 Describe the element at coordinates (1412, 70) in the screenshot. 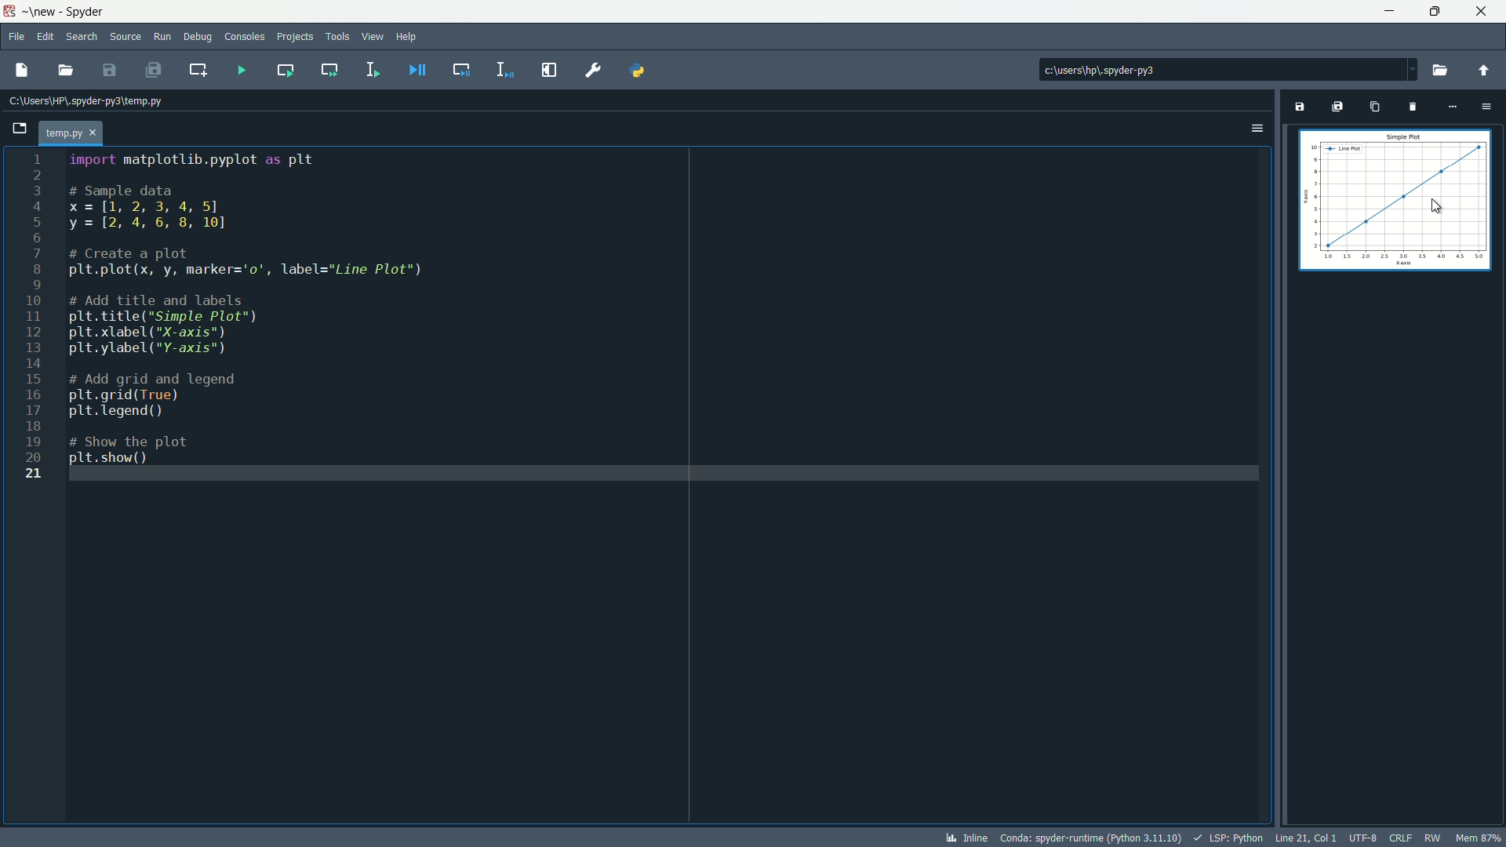

I see `dropdrown` at that location.